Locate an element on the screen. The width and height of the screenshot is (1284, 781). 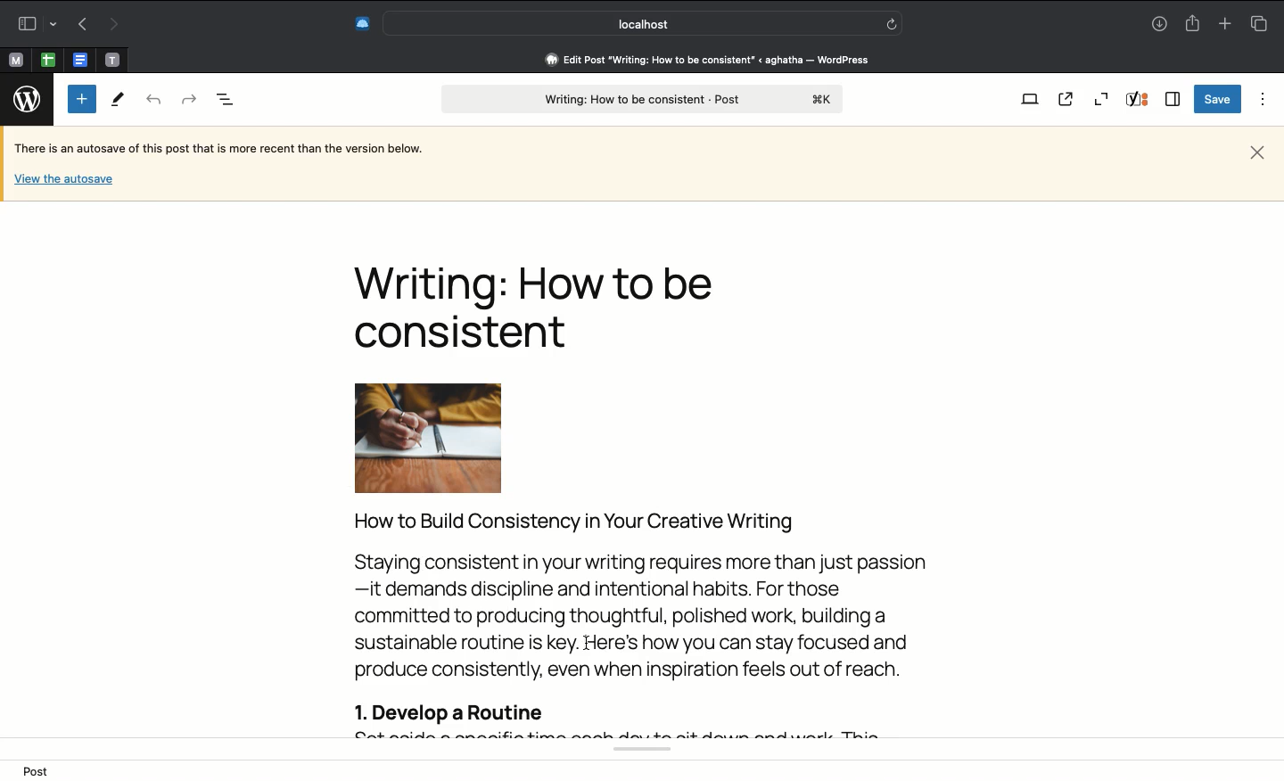
Title is located at coordinates (543, 307).